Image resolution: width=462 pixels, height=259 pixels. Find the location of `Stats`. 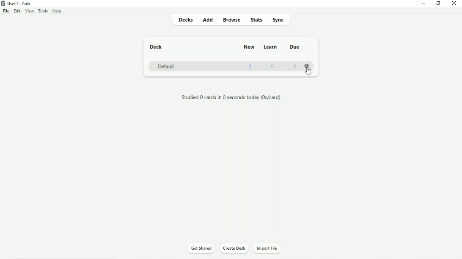

Stats is located at coordinates (257, 19).